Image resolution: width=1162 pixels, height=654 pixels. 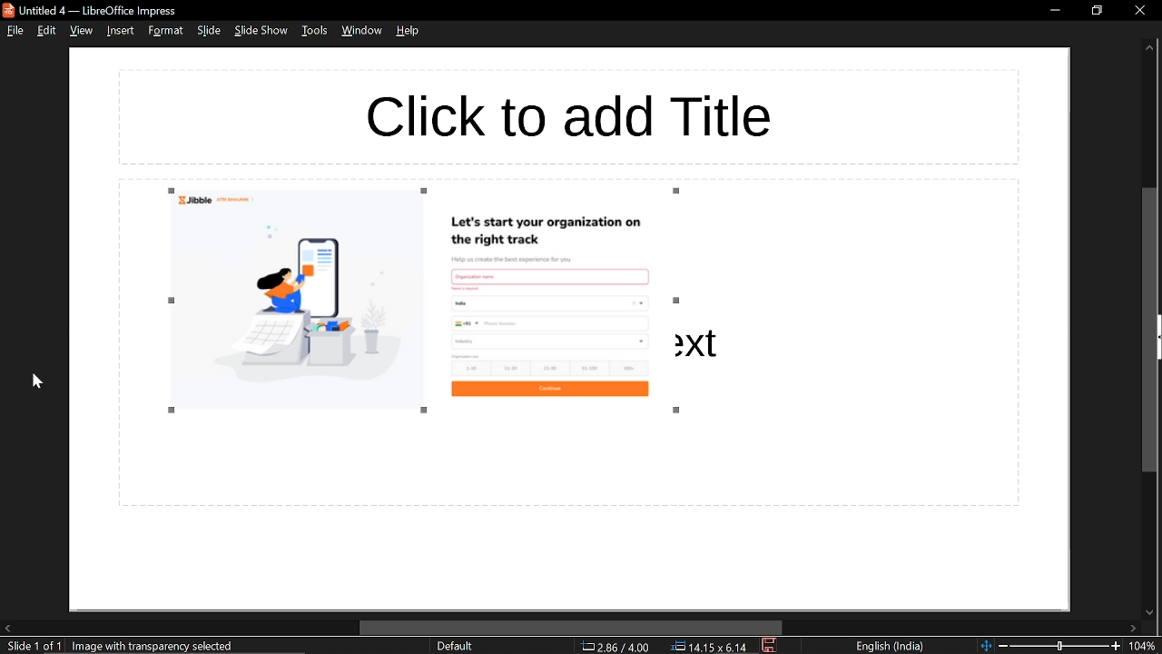 What do you see at coordinates (1147, 613) in the screenshot?
I see `move down` at bounding box center [1147, 613].